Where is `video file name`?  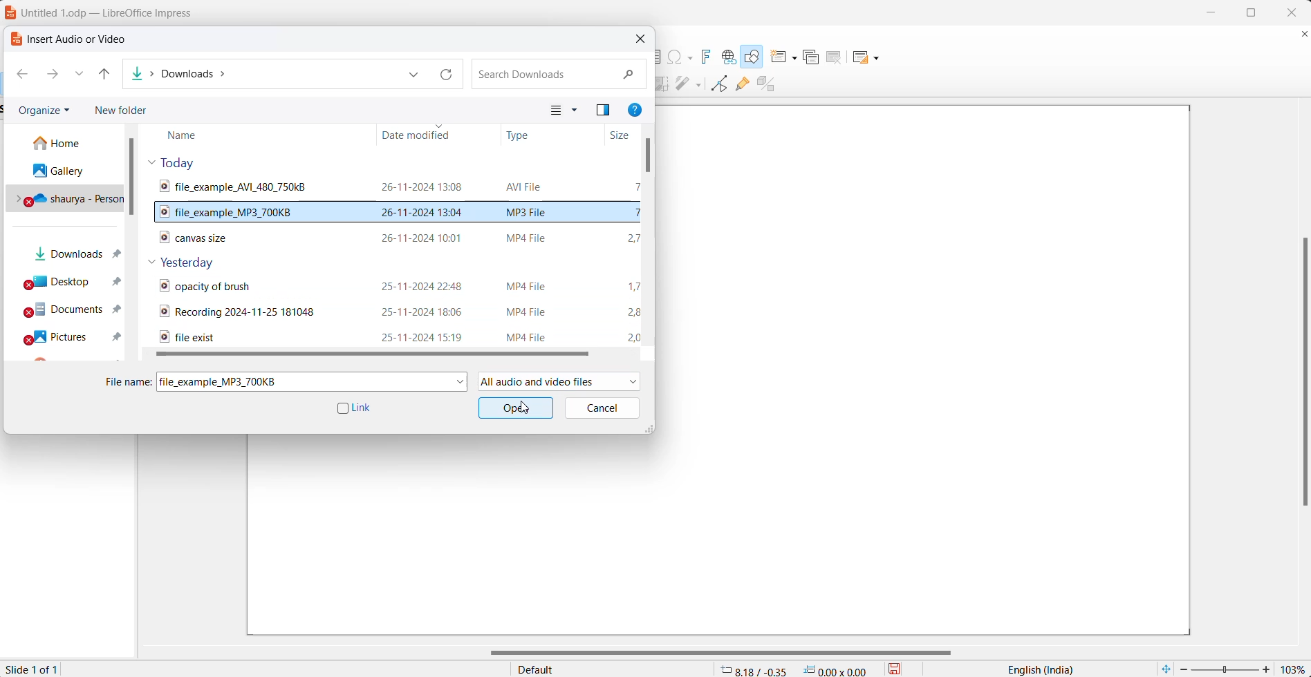 video file name is located at coordinates (244, 187).